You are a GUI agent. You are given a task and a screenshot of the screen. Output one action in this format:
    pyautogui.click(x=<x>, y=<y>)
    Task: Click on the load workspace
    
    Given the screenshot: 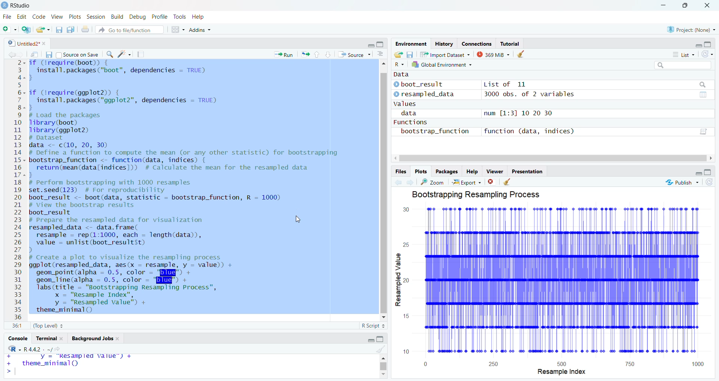 What is the action you would take?
    pyautogui.click(x=399, y=54)
    